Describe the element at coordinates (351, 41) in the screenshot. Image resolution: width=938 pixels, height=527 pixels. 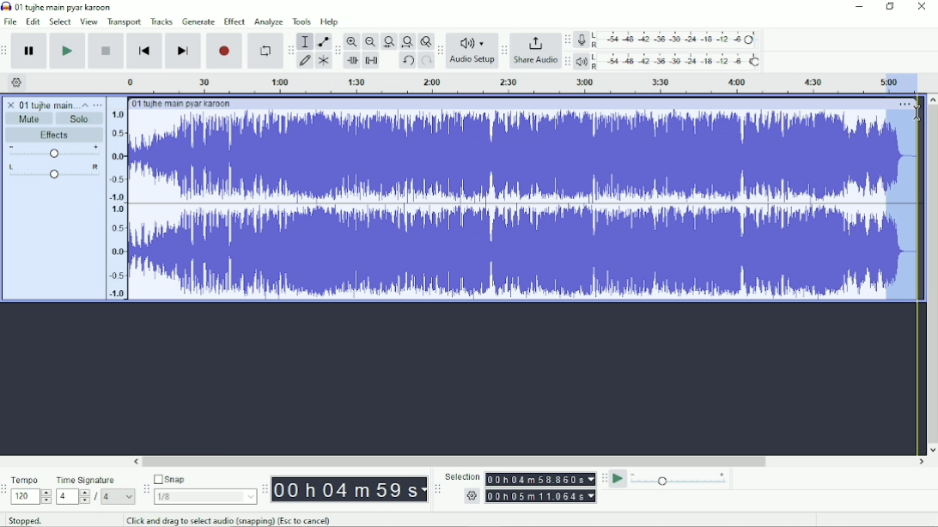
I see `Zoom In` at that location.